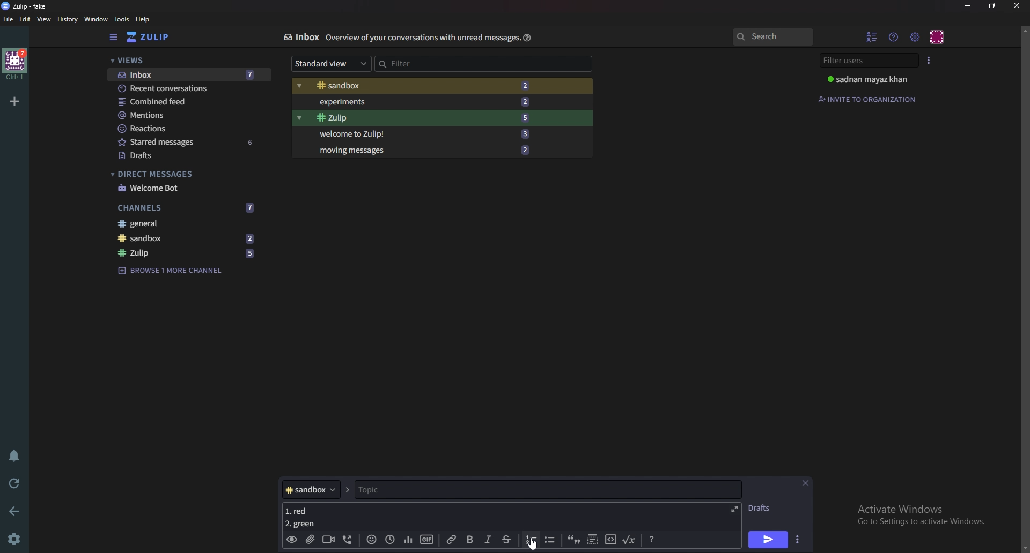 The image size is (1030, 553). What do you see at coordinates (772, 38) in the screenshot?
I see `search` at bounding box center [772, 38].